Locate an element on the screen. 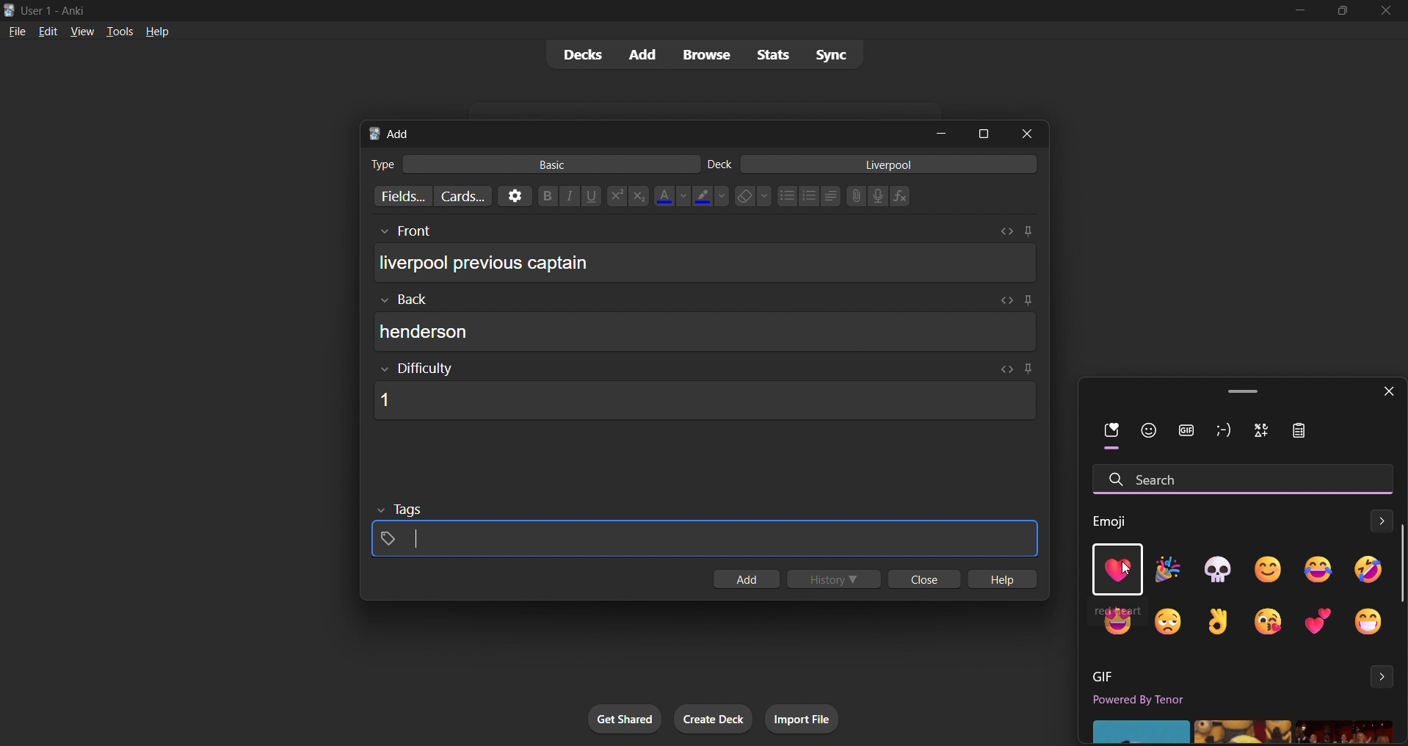  font color is located at coordinates (668, 195).